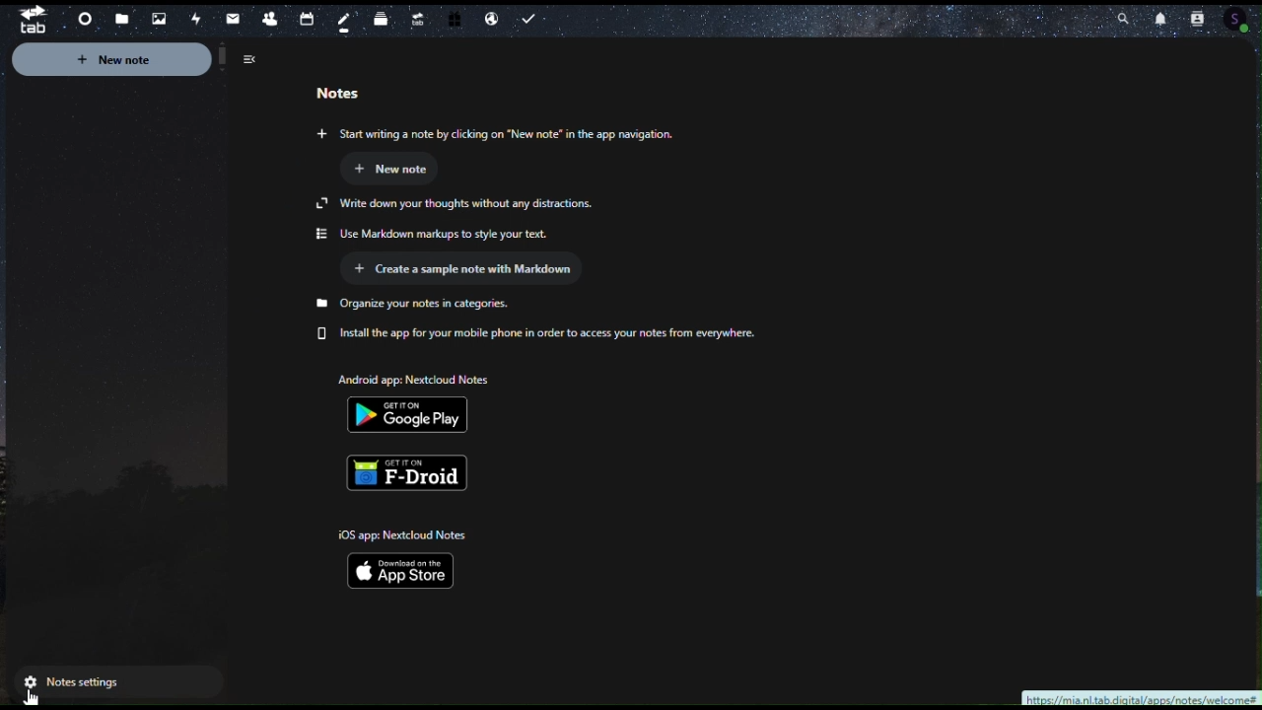 The image size is (1262, 710). What do you see at coordinates (34, 696) in the screenshot?
I see `cursor` at bounding box center [34, 696].